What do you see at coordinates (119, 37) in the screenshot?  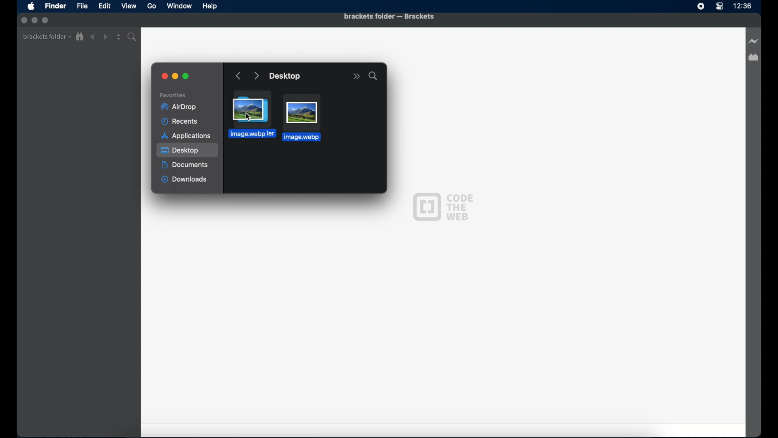 I see `split editor vertical or horizontal` at bounding box center [119, 37].